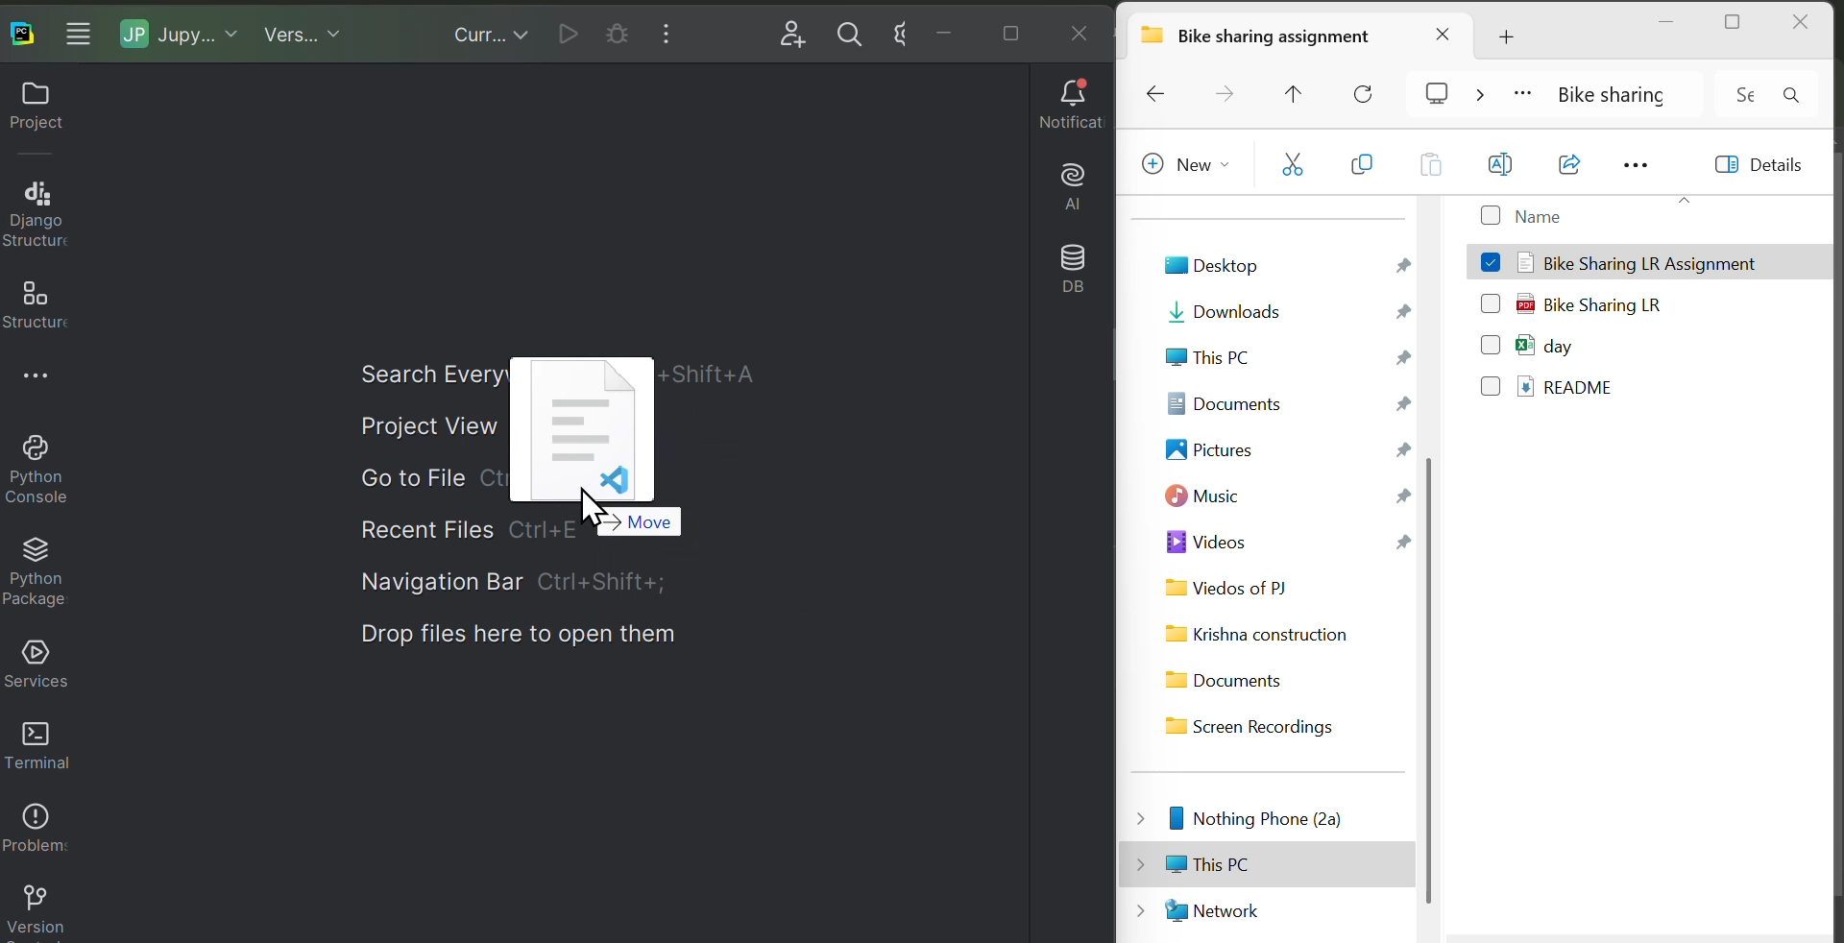 This screenshot has height=943, width=1844. What do you see at coordinates (1303, 93) in the screenshot?
I see `Move up` at bounding box center [1303, 93].